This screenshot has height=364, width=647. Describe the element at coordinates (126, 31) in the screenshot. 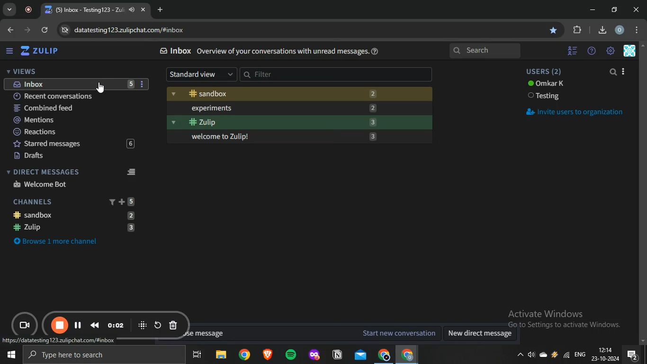

I see `datatesting123.zulipchat.com/#inbox` at that location.